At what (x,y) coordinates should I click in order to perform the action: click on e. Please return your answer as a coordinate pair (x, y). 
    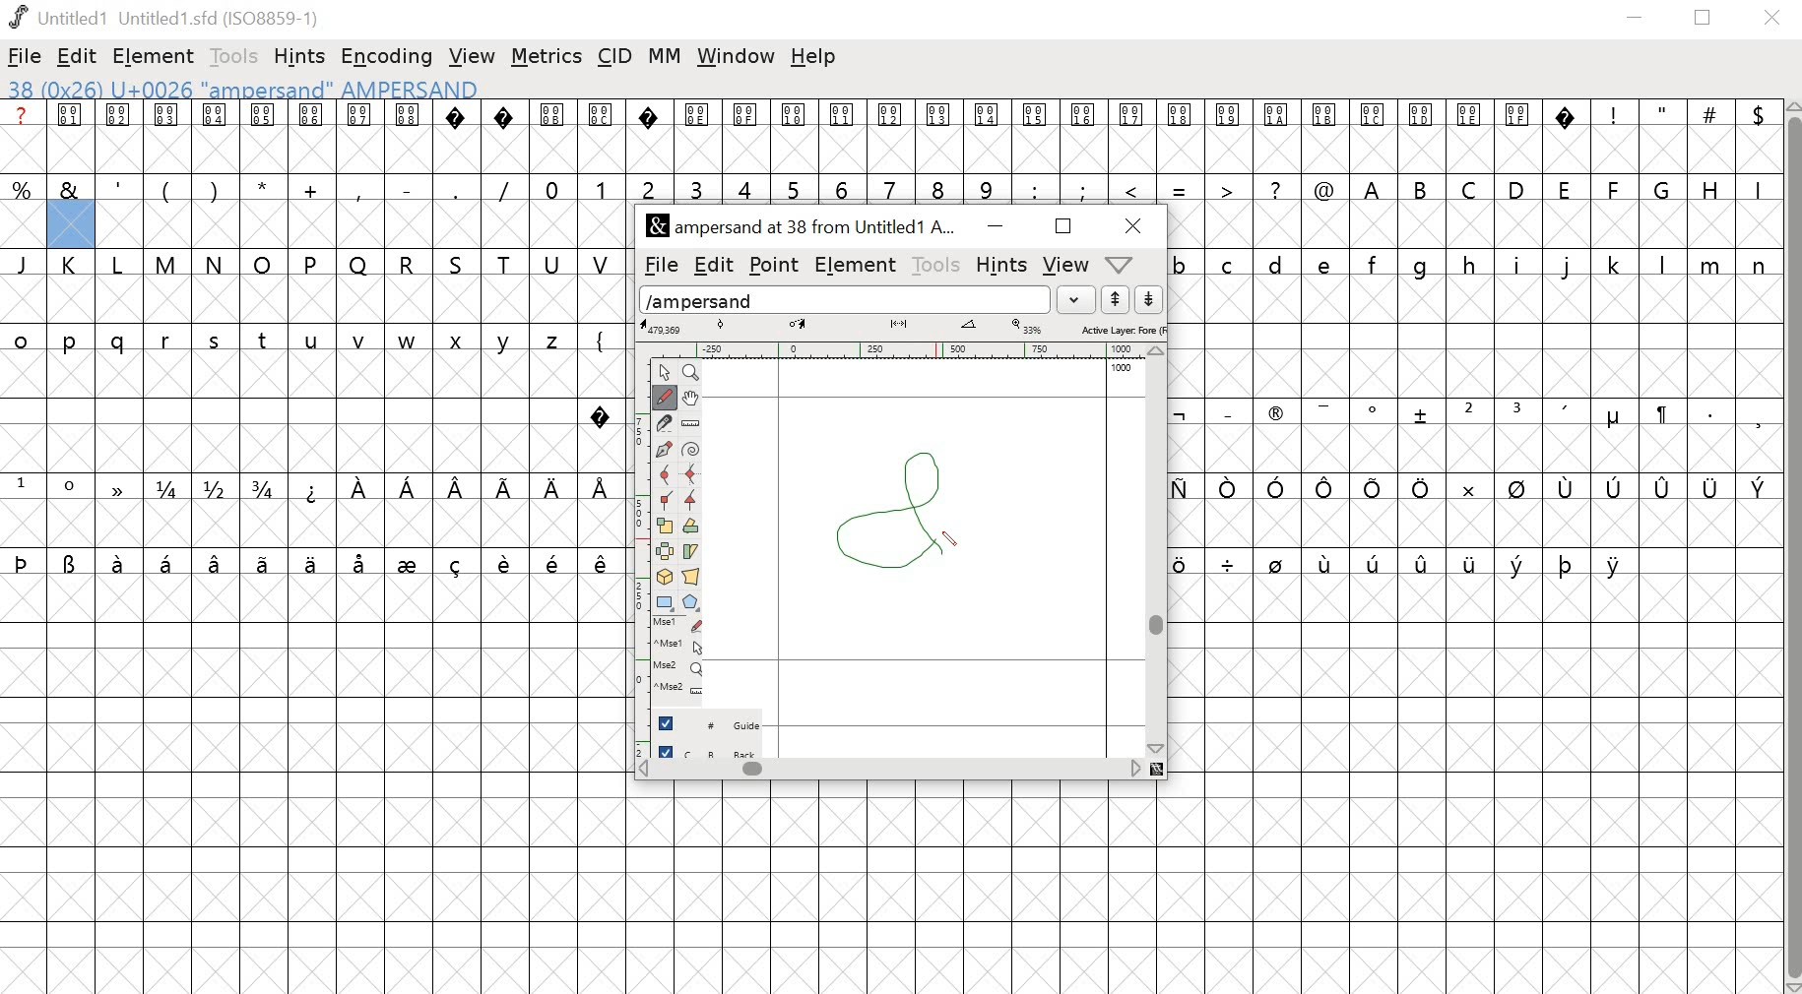
    Looking at the image, I should click on (1327, 264).